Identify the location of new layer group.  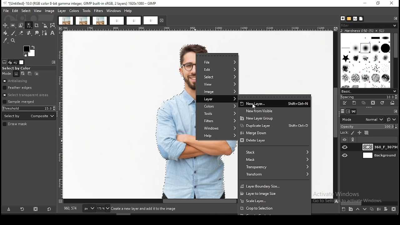
(274, 118).